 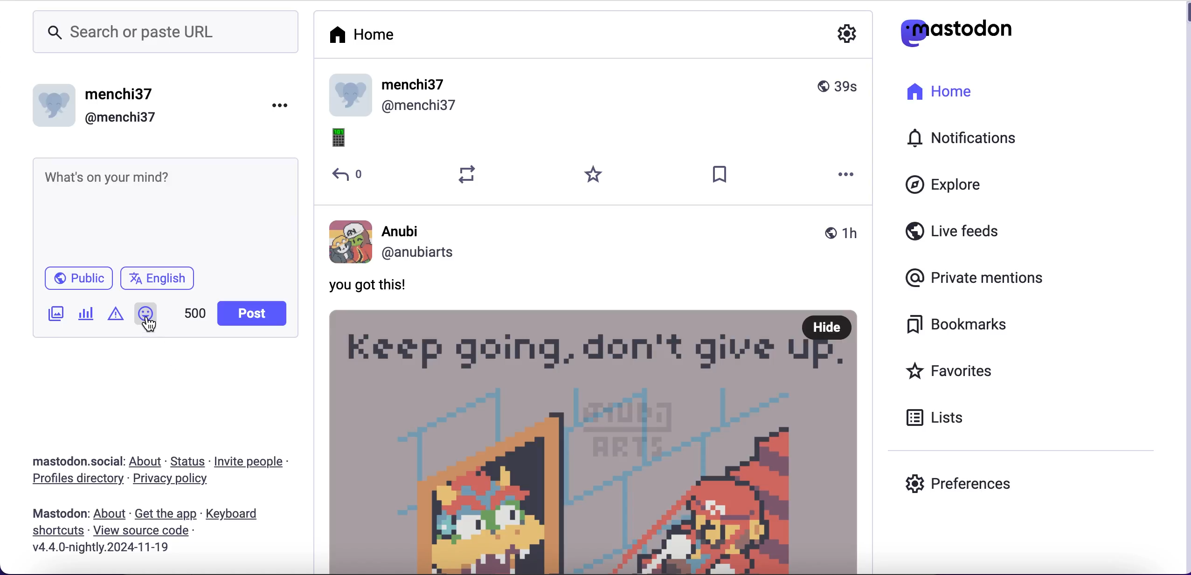 What do you see at coordinates (255, 313) in the screenshot?
I see `post` at bounding box center [255, 313].